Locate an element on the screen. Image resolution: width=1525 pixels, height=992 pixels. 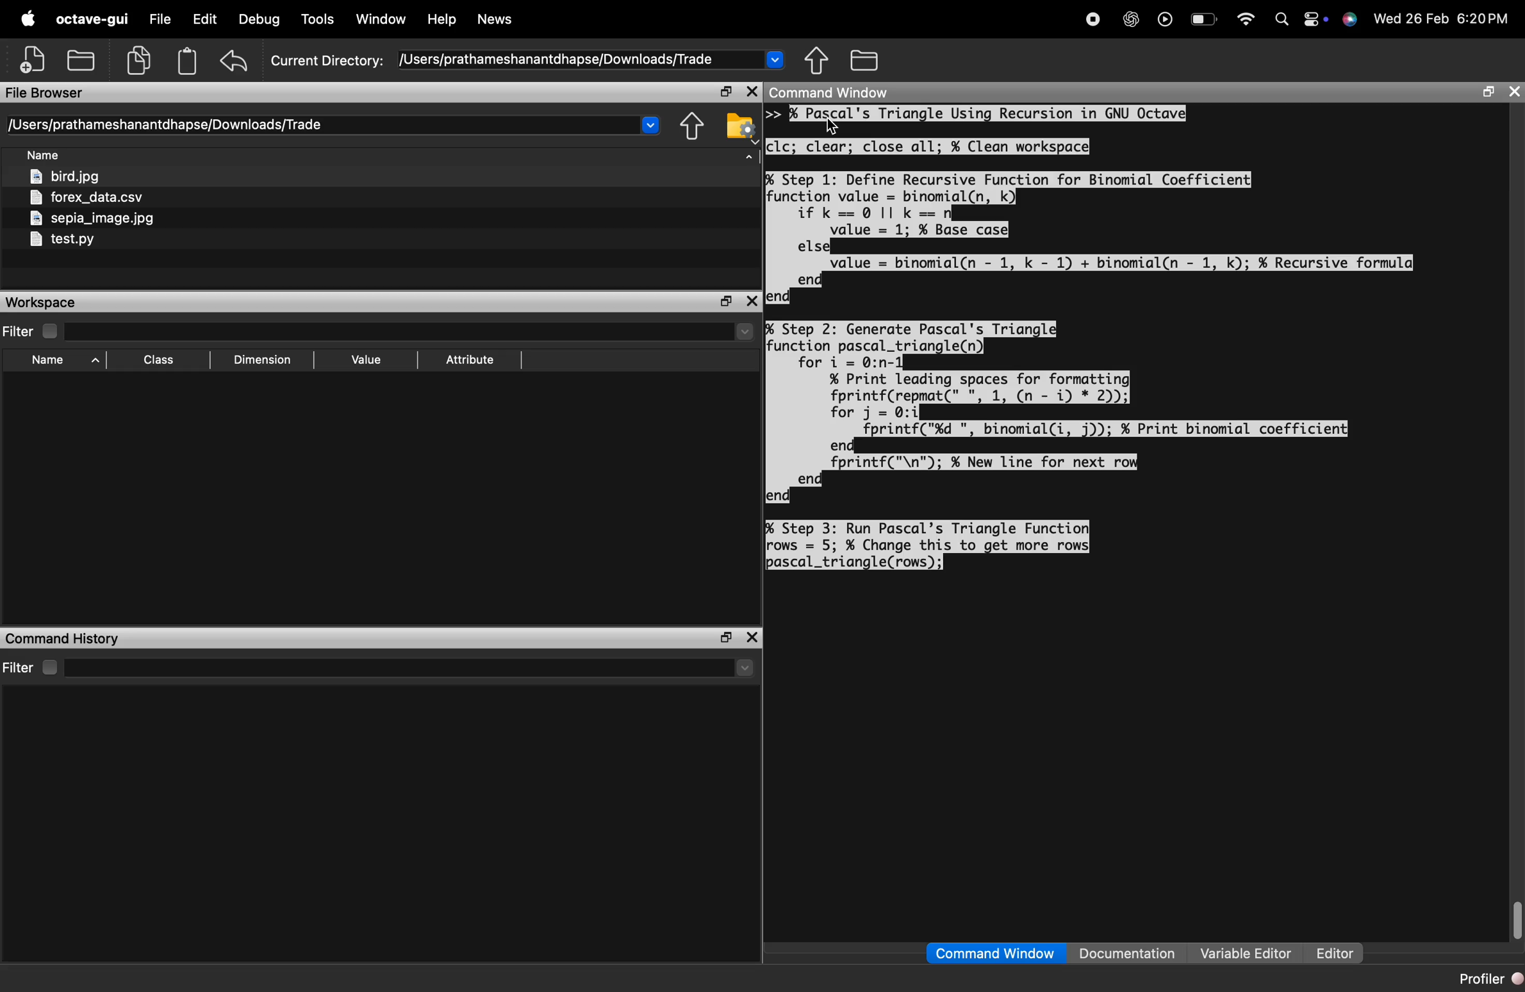
dropdown is located at coordinates (775, 59).